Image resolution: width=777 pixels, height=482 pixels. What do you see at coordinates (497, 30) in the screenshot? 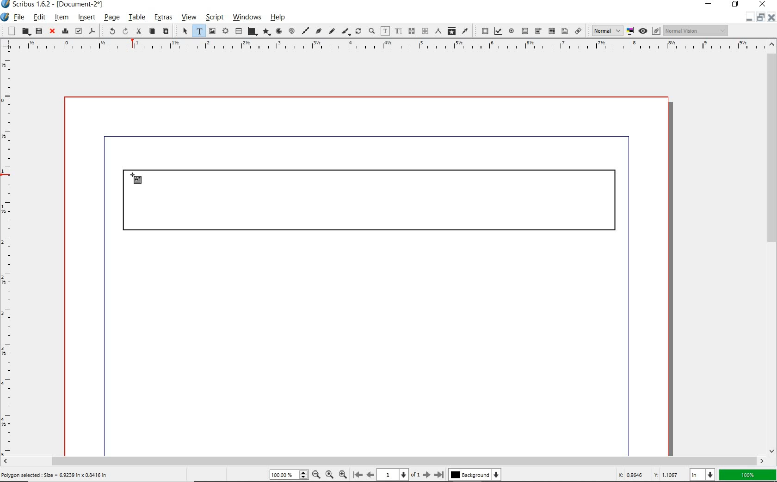
I see `pdf check box` at bounding box center [497, 30].